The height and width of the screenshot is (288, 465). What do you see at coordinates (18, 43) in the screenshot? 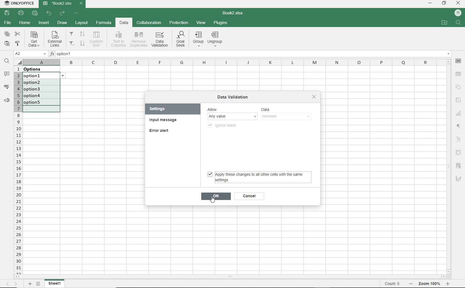
I see `COPY STYLE` at bounding box center [18, 43].